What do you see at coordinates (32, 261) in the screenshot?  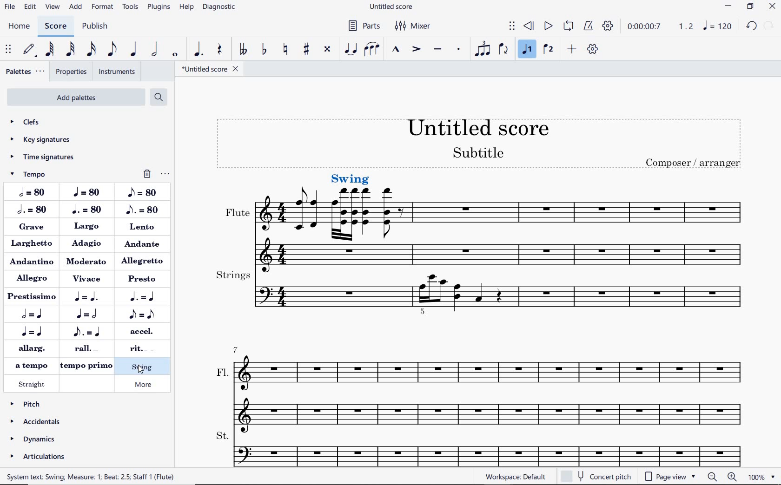 I see `ANDANTINO` at bounding box center [32, 261].